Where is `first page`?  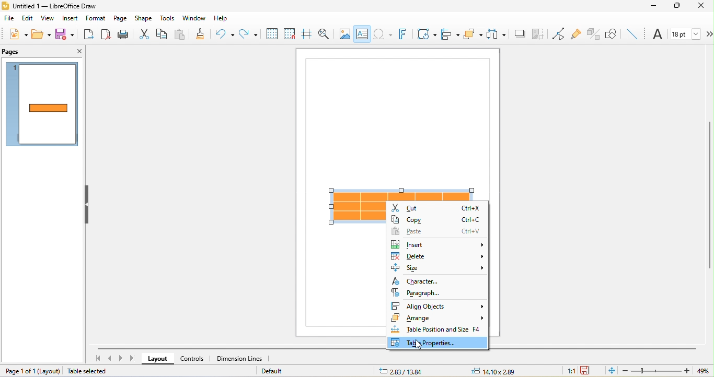
first page is located at coordinates (98, 359).